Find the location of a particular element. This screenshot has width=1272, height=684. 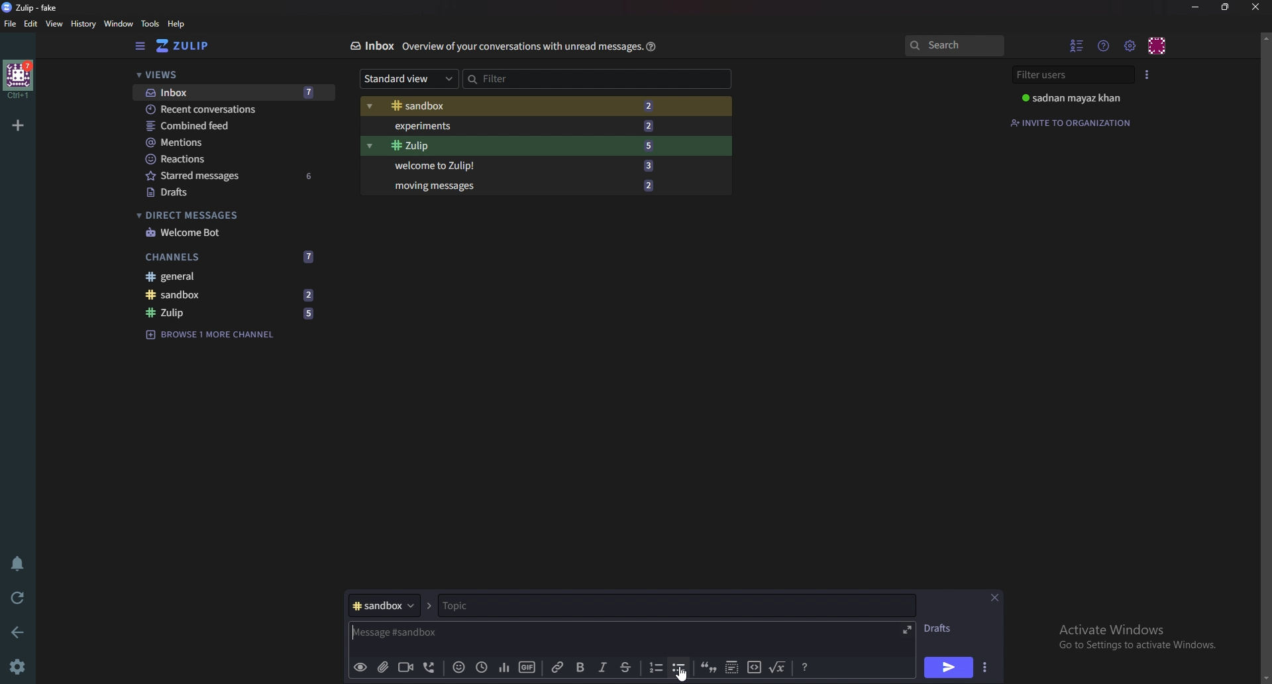

Starred messages is located at coordinates (234, 175).